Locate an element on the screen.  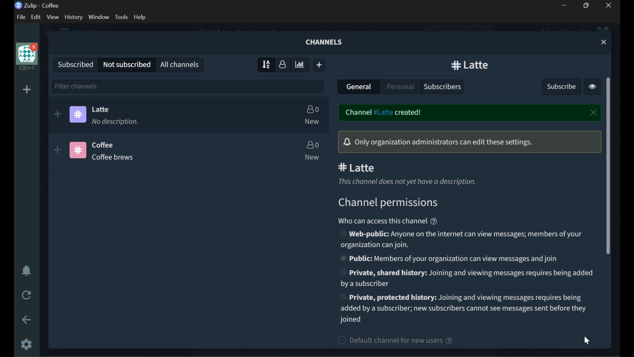
ADD ORGANIZER is located at coordinates (26, 90).